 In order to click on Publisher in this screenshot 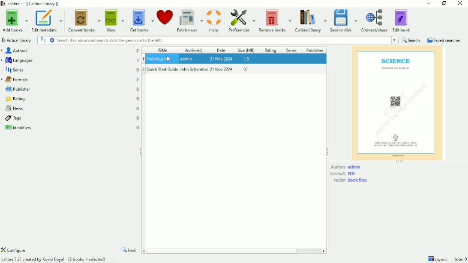, I will do `click(315, 50)`.